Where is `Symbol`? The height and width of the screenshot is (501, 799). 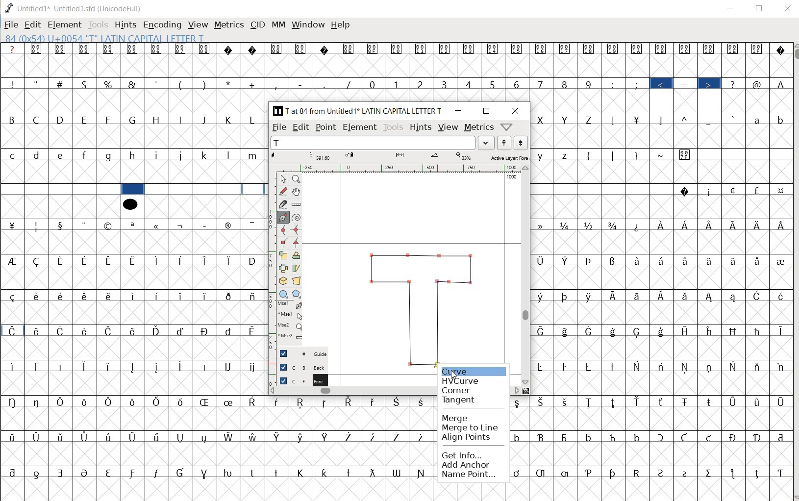 Symbol is located at coordinates (38, 473).